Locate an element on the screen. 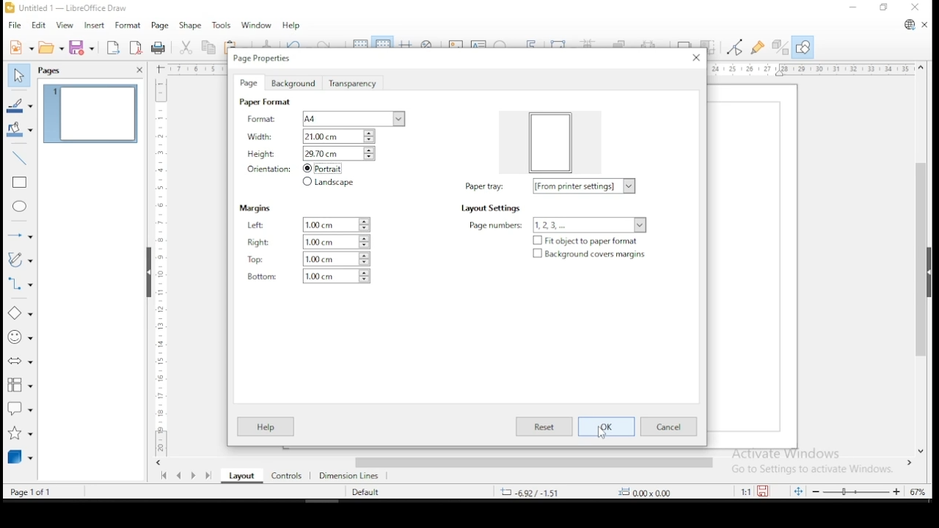  scale is located at coordinates (811, 70).